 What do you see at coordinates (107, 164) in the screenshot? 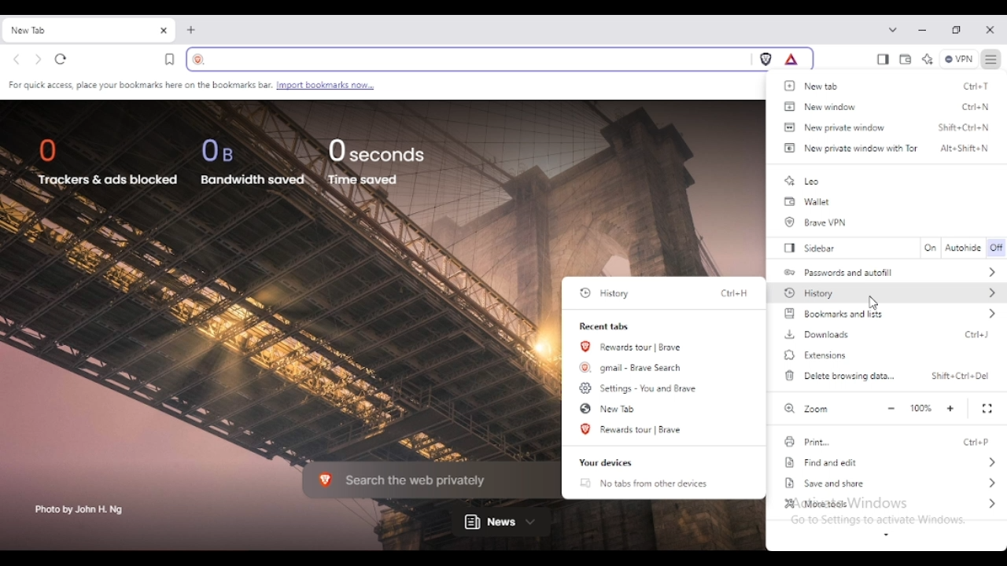
I see `0 trackers & ads blocked` at bounding box center [107, 164].